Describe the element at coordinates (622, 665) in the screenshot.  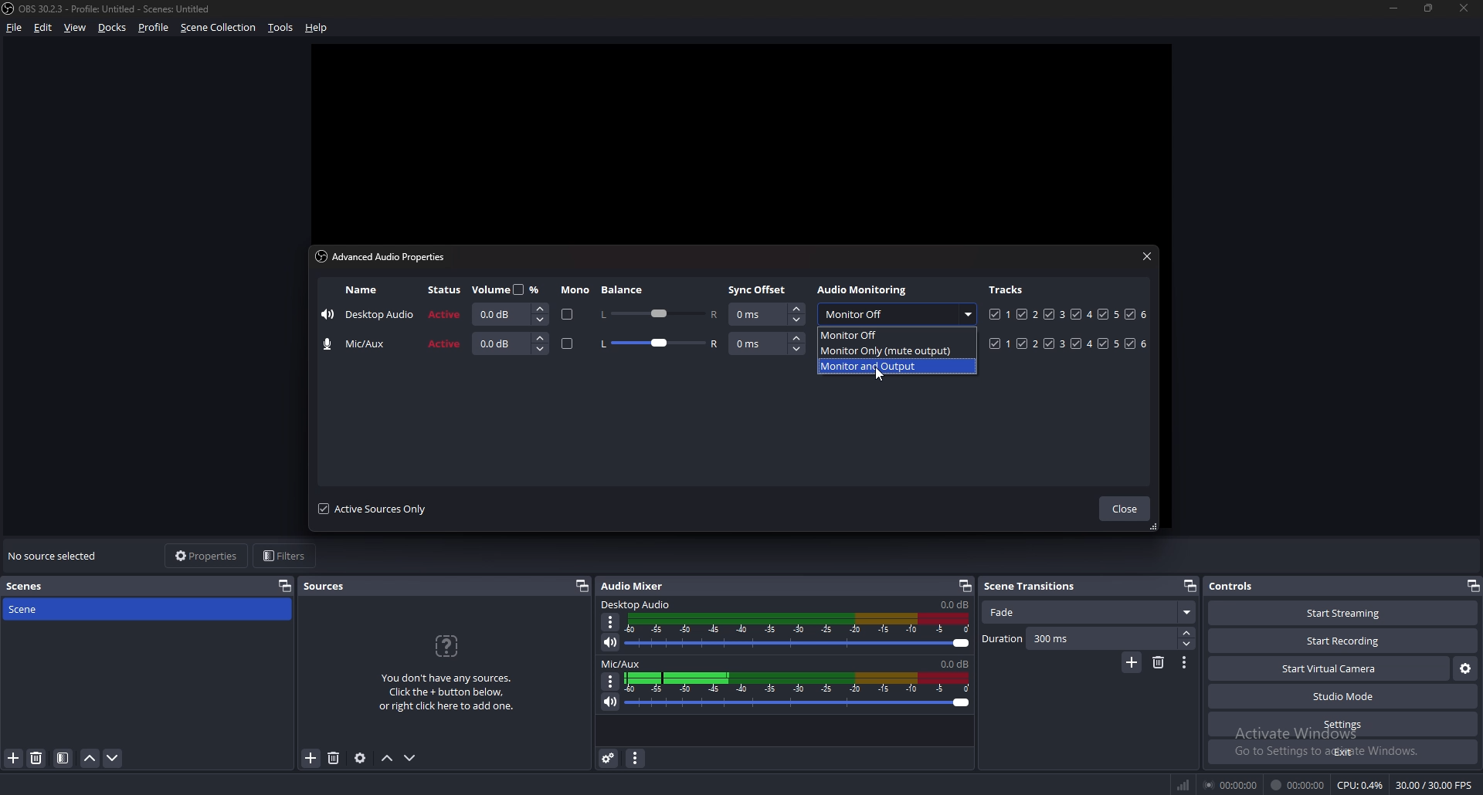
I see `mic/aux` at that location.